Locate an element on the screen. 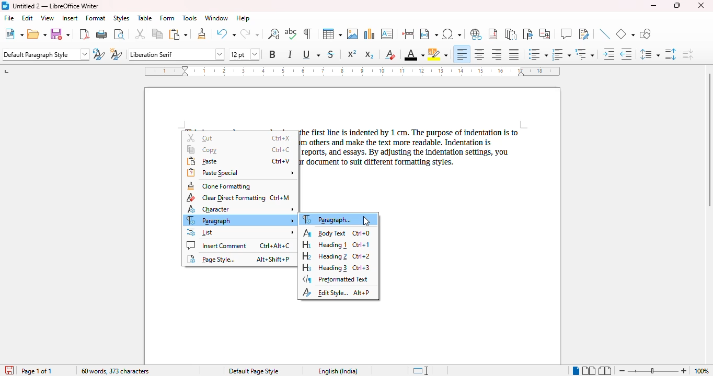  heading 1 is located at coordinates (336, 245).